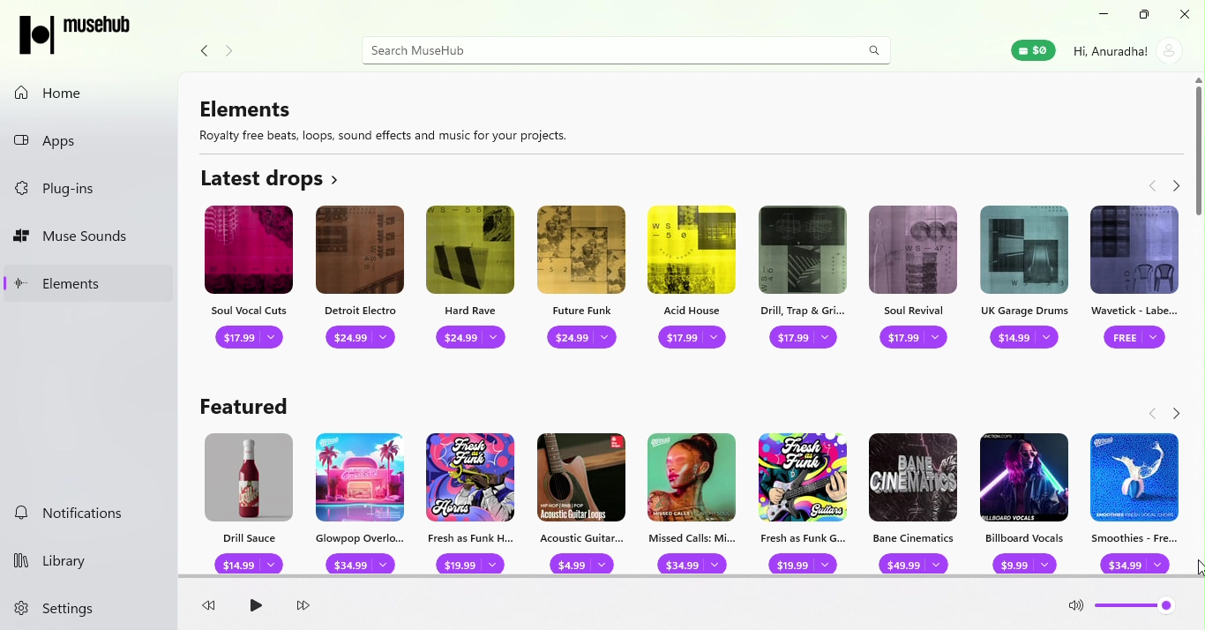 This screenshot has width=1205, height=630. Describe the element at coordinates (1149, 184) in the screenshot. I see `Navigate back` at that location.